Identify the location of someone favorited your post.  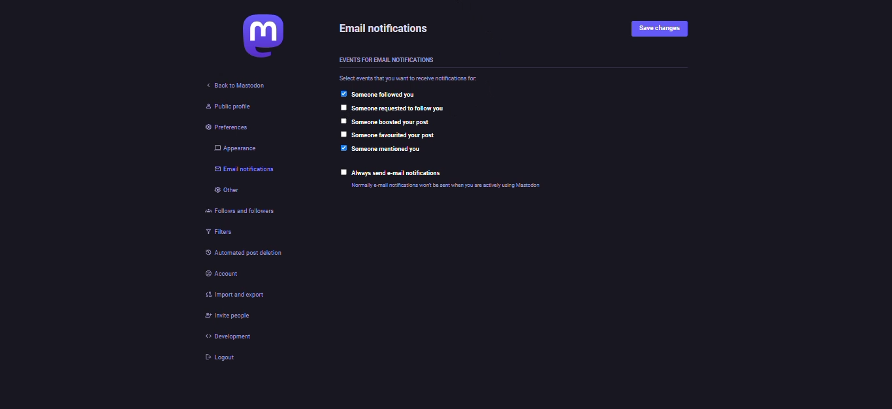
(398, 135).